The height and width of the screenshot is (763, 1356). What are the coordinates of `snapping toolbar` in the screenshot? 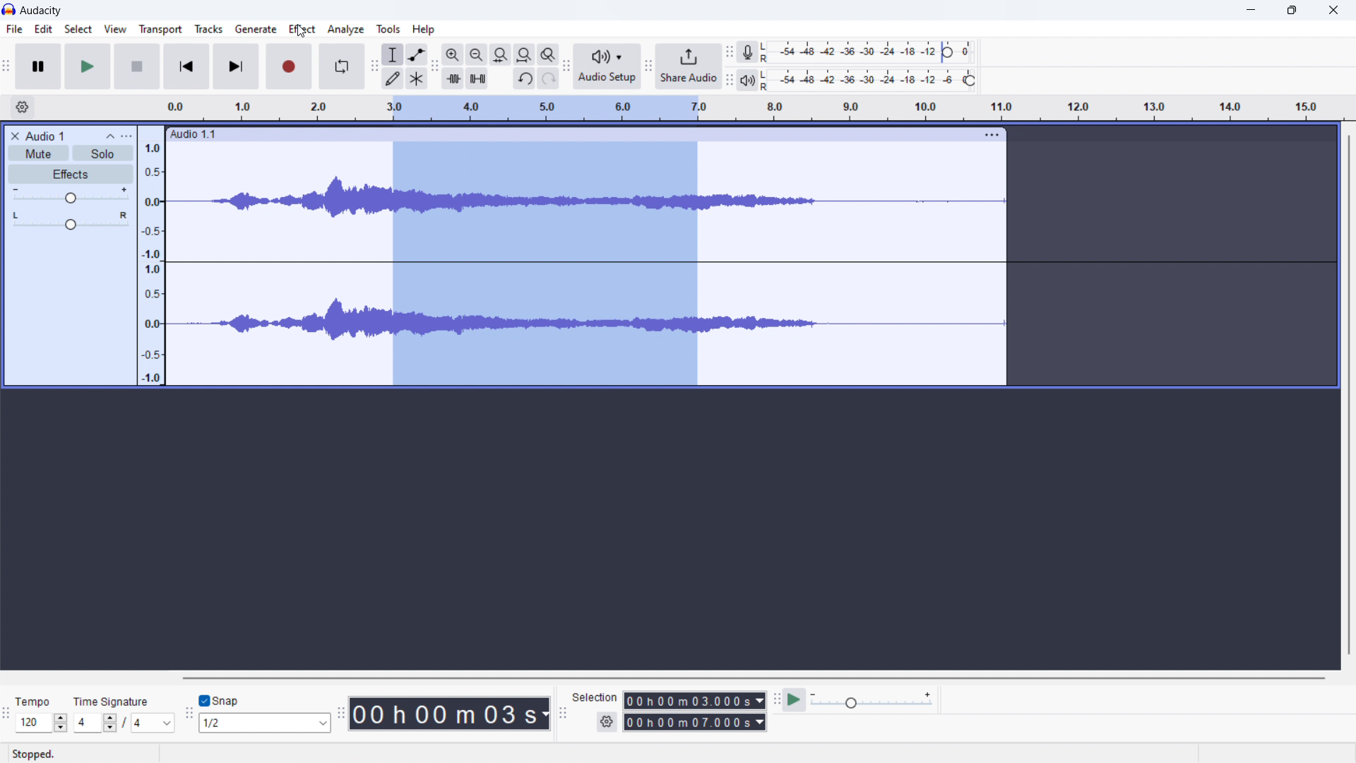 It's located at (189, 716).